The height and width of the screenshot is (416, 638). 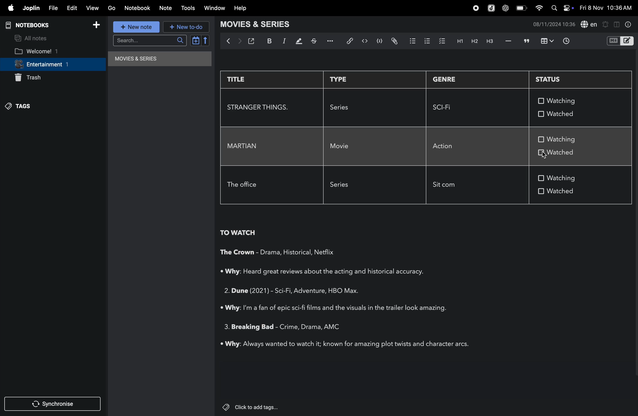 I want to click on wifi, so click(x=540, y=9).